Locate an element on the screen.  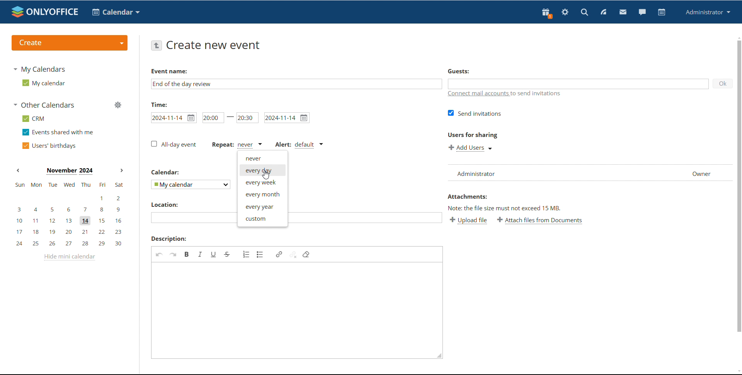
Event name is located at coordinates (169, 71).